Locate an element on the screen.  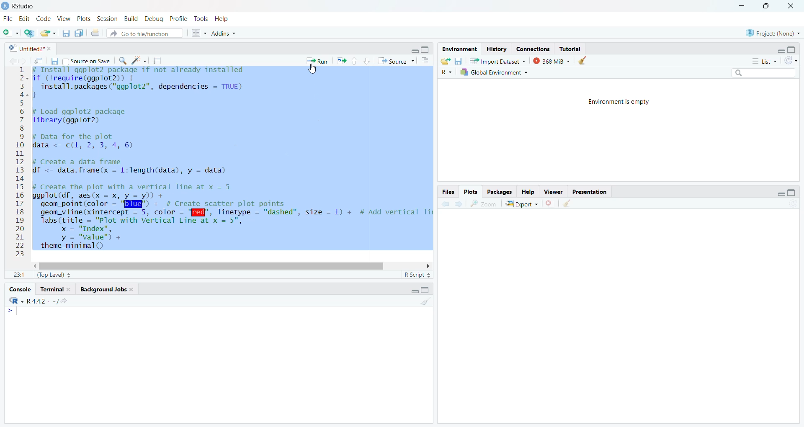
Connections is located at coordinates (535, 49).